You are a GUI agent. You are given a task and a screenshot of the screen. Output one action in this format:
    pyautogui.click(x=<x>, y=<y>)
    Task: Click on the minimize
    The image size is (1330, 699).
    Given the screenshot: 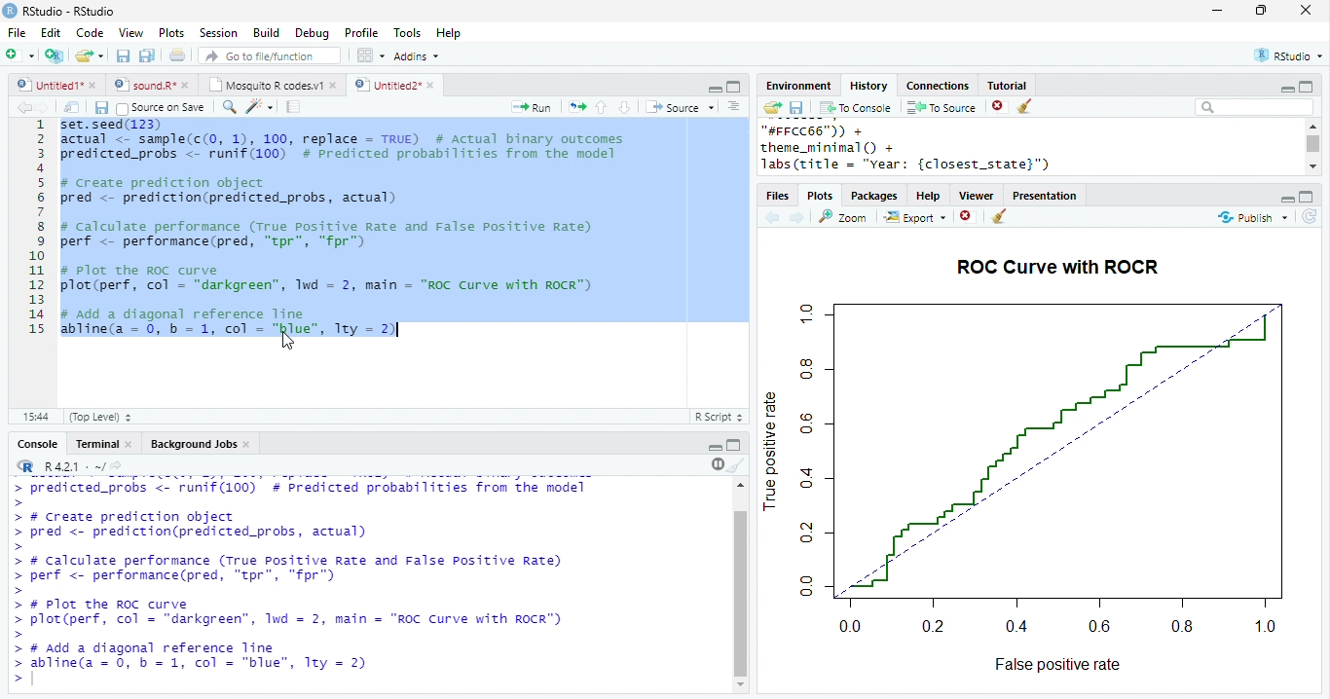 What is the action you would take?
    pyautogui.click(x=715, y=88)
    